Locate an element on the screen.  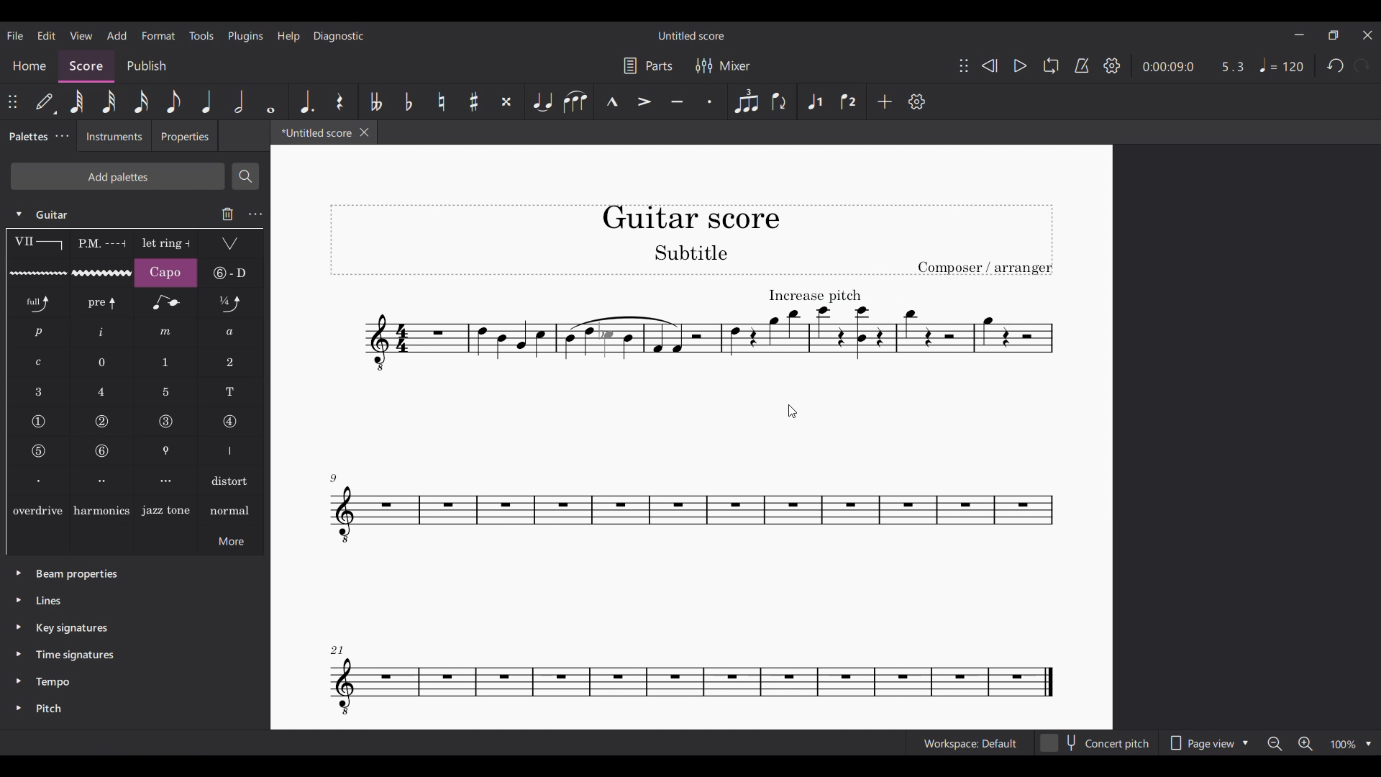
String number 1 is located at coordinates (38, 422).